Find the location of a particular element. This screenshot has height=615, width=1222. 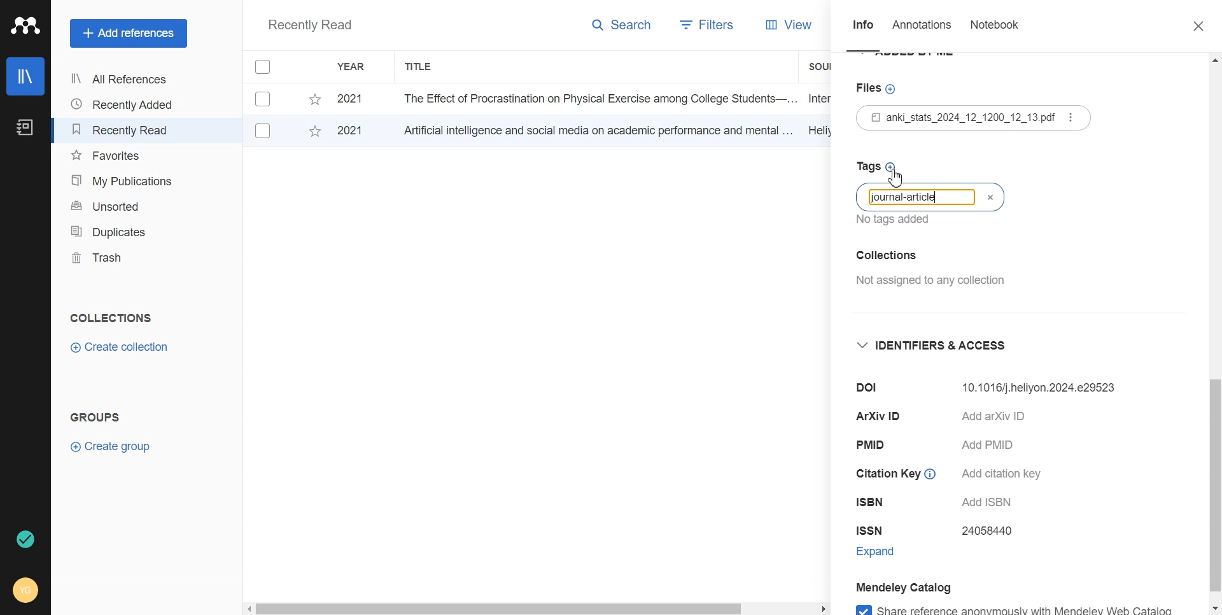

Annotations is located at coordinates (924, 28).